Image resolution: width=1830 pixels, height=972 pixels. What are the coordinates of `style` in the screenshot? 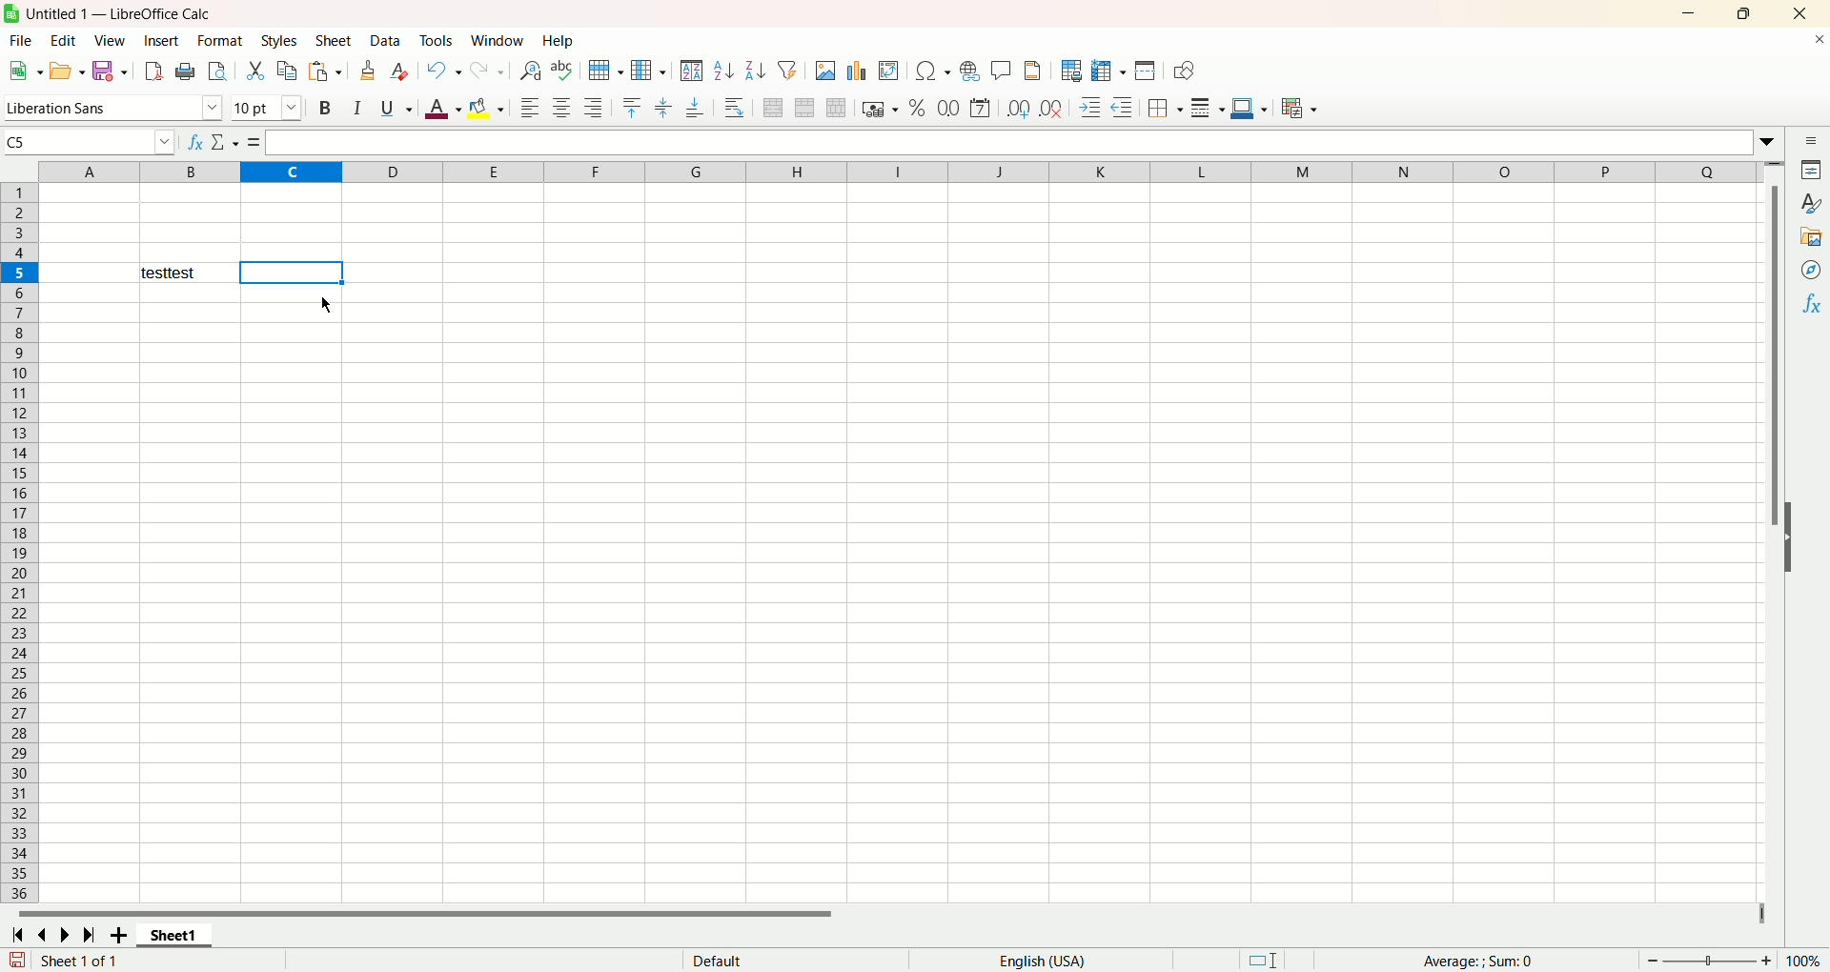 It's located at (1806, 202).